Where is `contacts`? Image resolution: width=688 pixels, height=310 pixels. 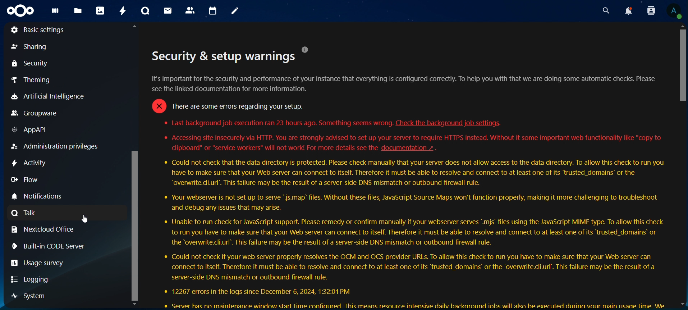 contacts is located at coordinates (190, 10).